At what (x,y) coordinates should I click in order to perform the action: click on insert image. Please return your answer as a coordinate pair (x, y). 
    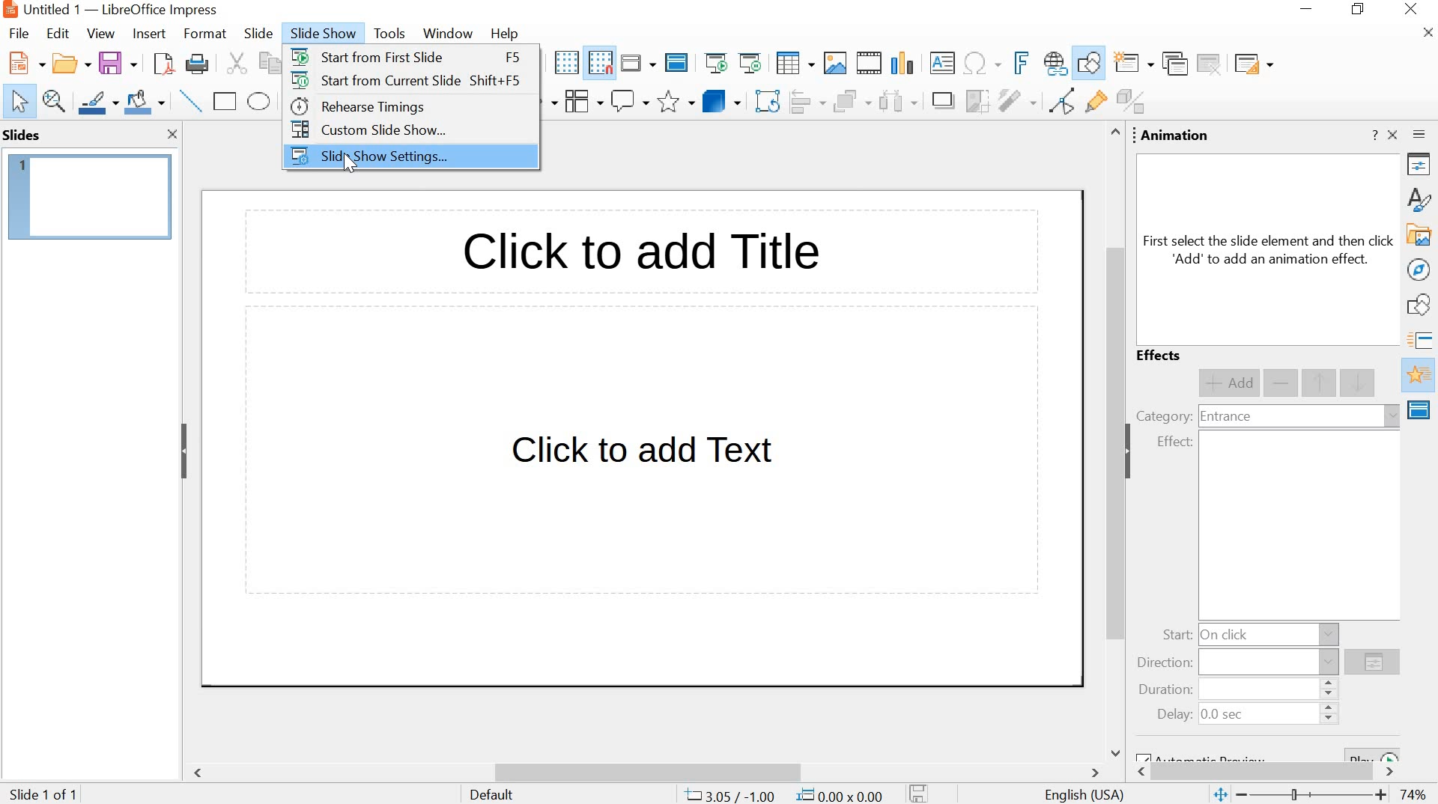
    Looking at the image, I should click on (834, 63).